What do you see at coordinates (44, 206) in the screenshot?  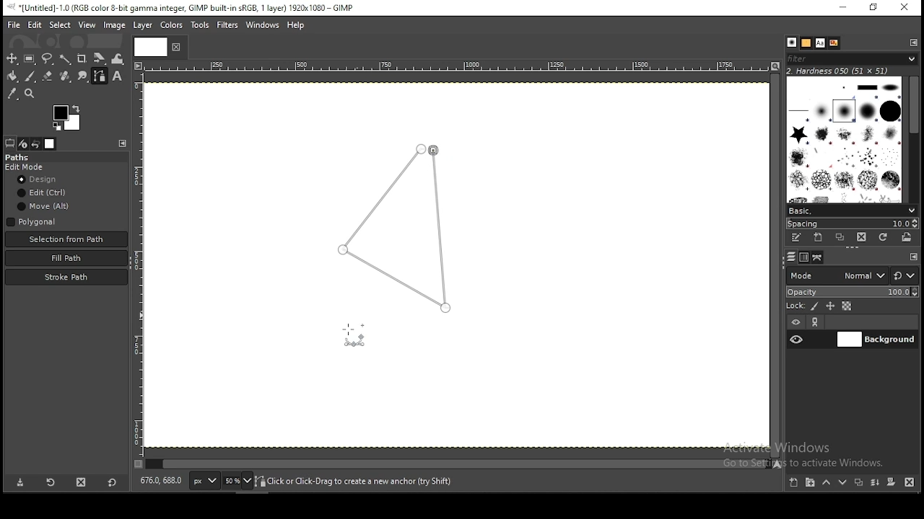 I see `move` at bounding box center [44, 206].